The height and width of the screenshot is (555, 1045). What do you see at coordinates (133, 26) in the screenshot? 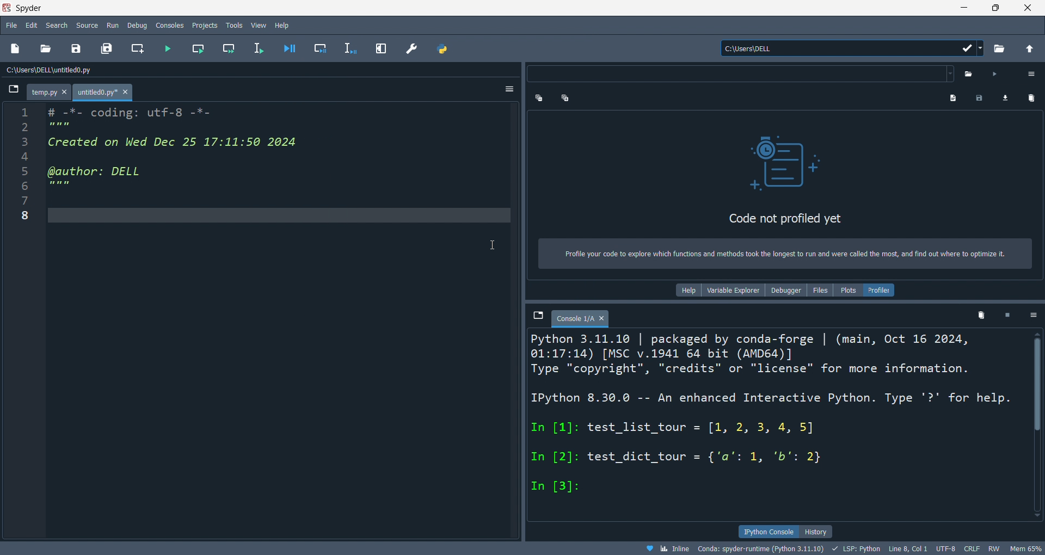
I see `debug` at bounding box center [133, 26].